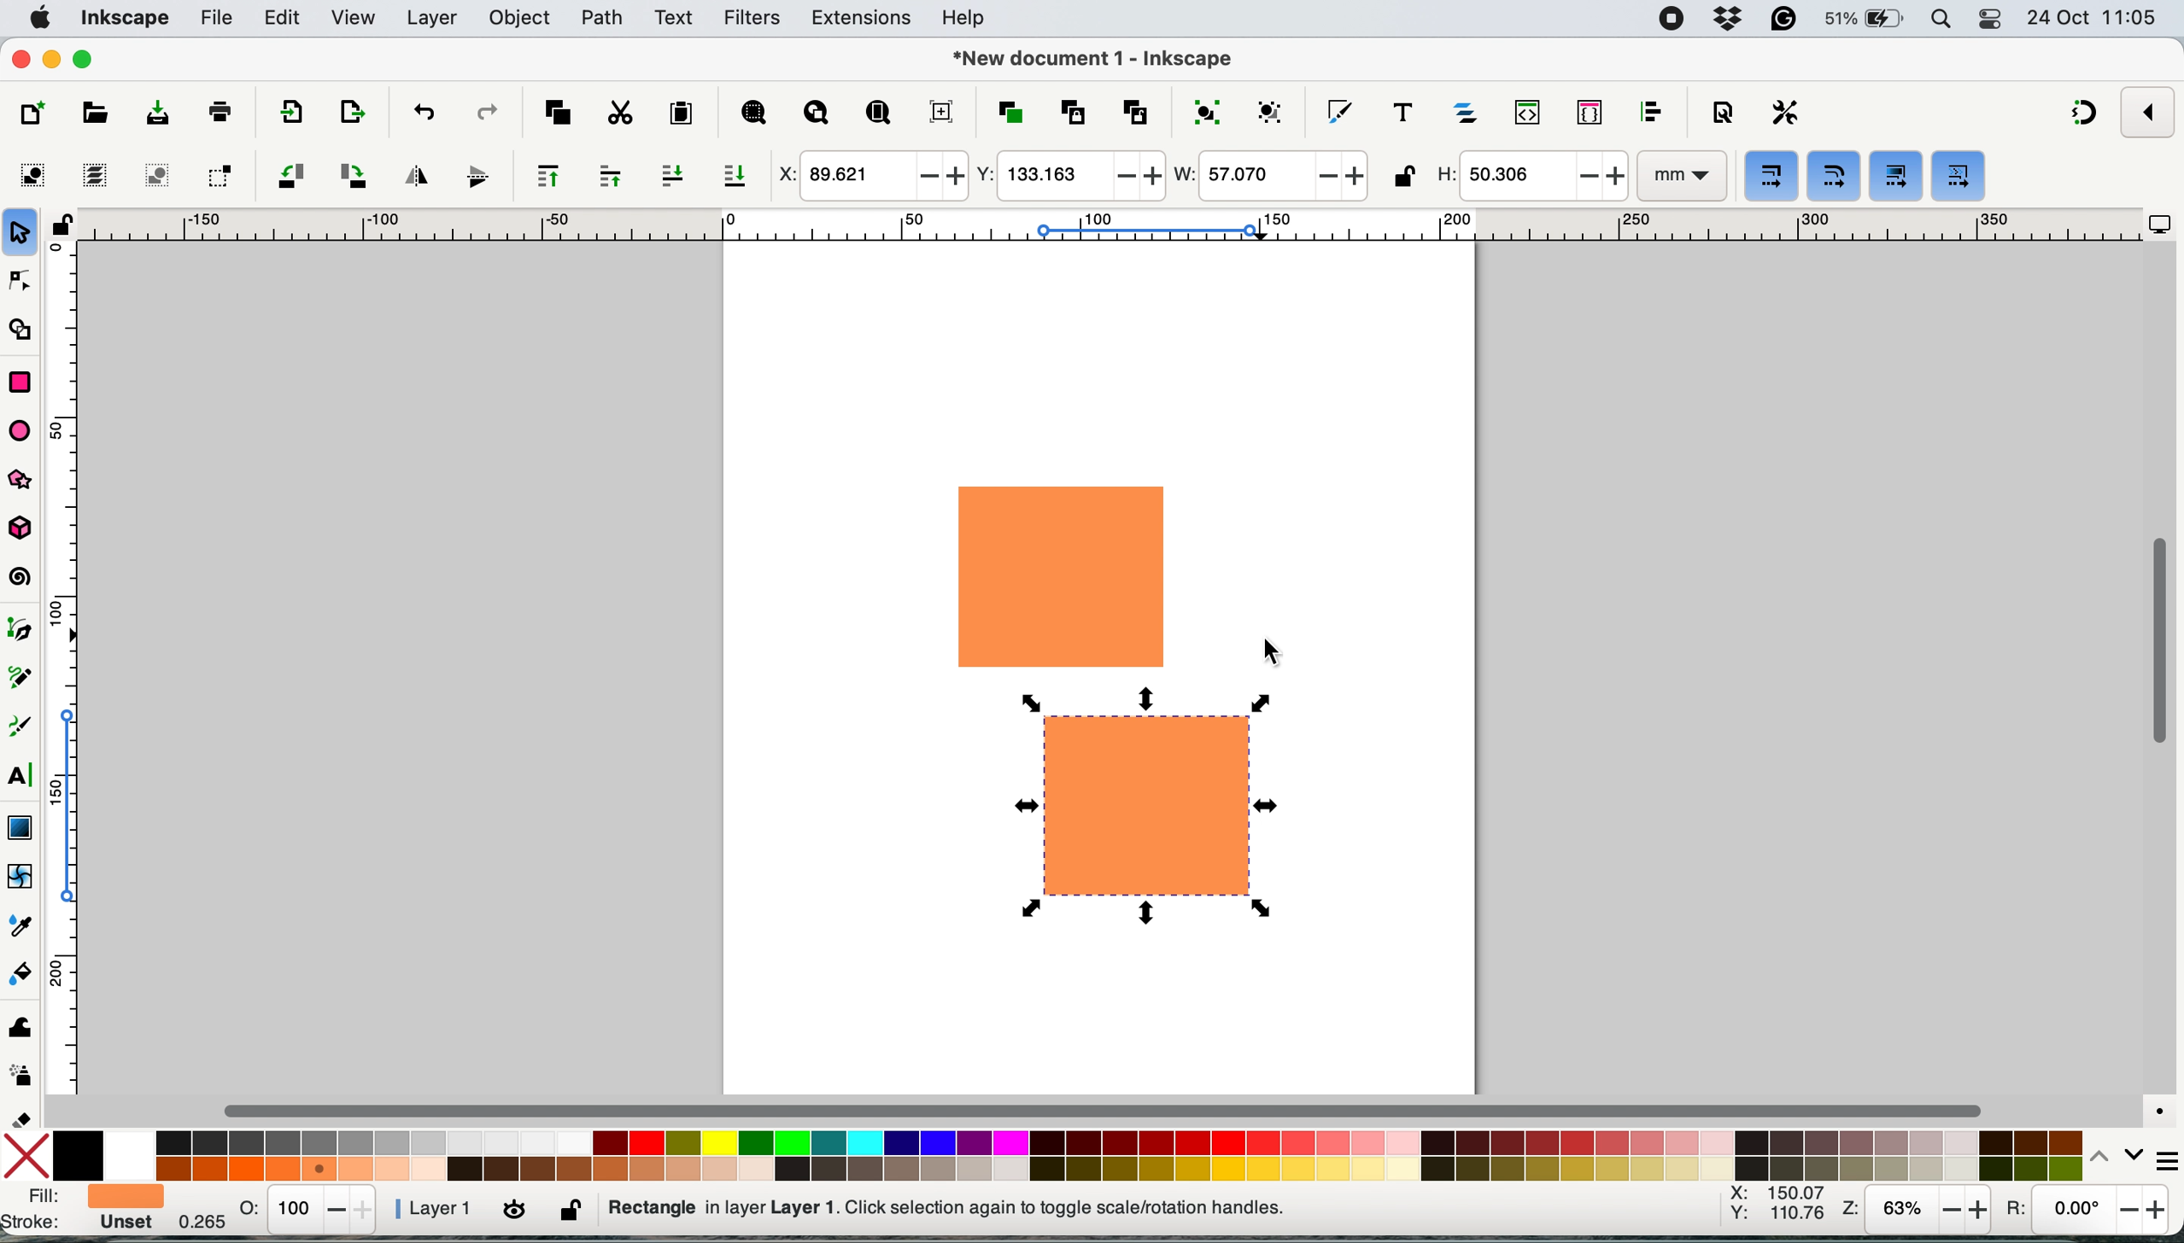 The width and height of the screenshot is (2184, 1243). Describe the element at coordinates (2106, 1155) in the screenshot. I see `switch between colors` at that location.